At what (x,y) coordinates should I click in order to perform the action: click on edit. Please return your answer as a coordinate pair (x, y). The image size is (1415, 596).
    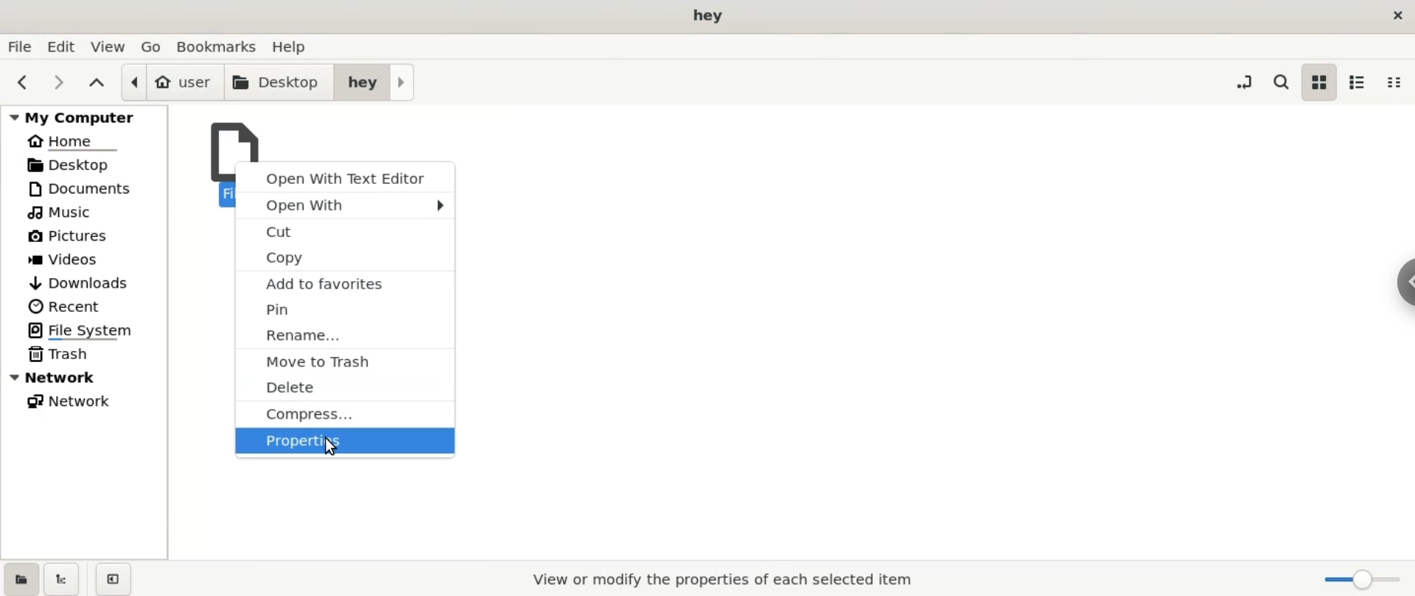
    Looking at the image, I should click on (60, 46).